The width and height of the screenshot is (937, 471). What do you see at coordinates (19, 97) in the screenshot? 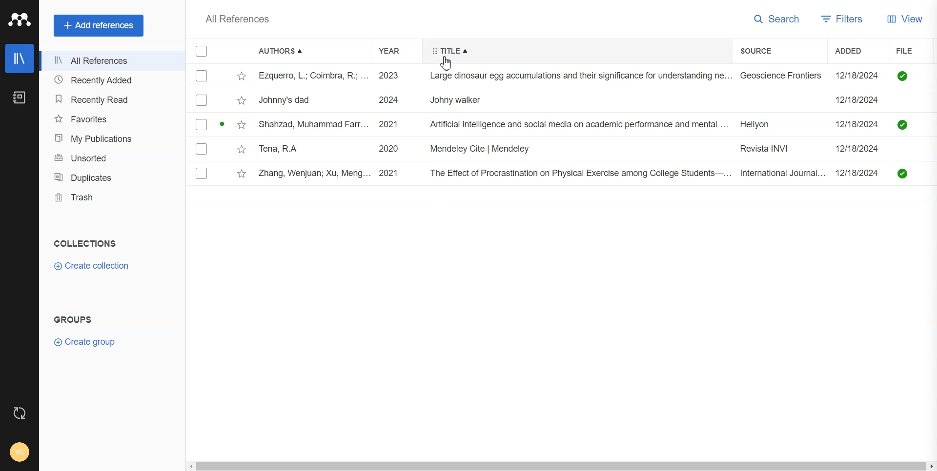
I see `Notebook` at bounding box center [19, 97].